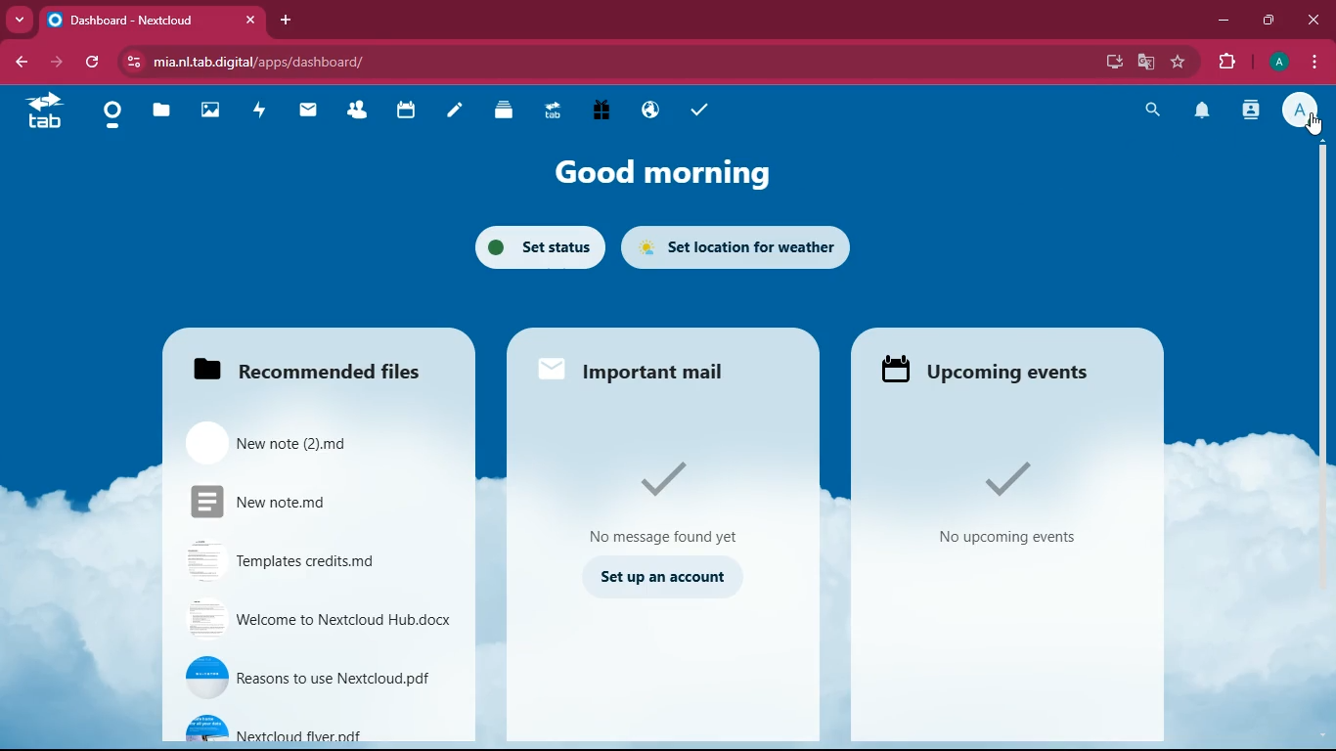 The height and width of the screenshot is (751, 1336). Describe the element at coordinates (1321, 313) in the screenshot. I see `vertical scrollbar` at that location.